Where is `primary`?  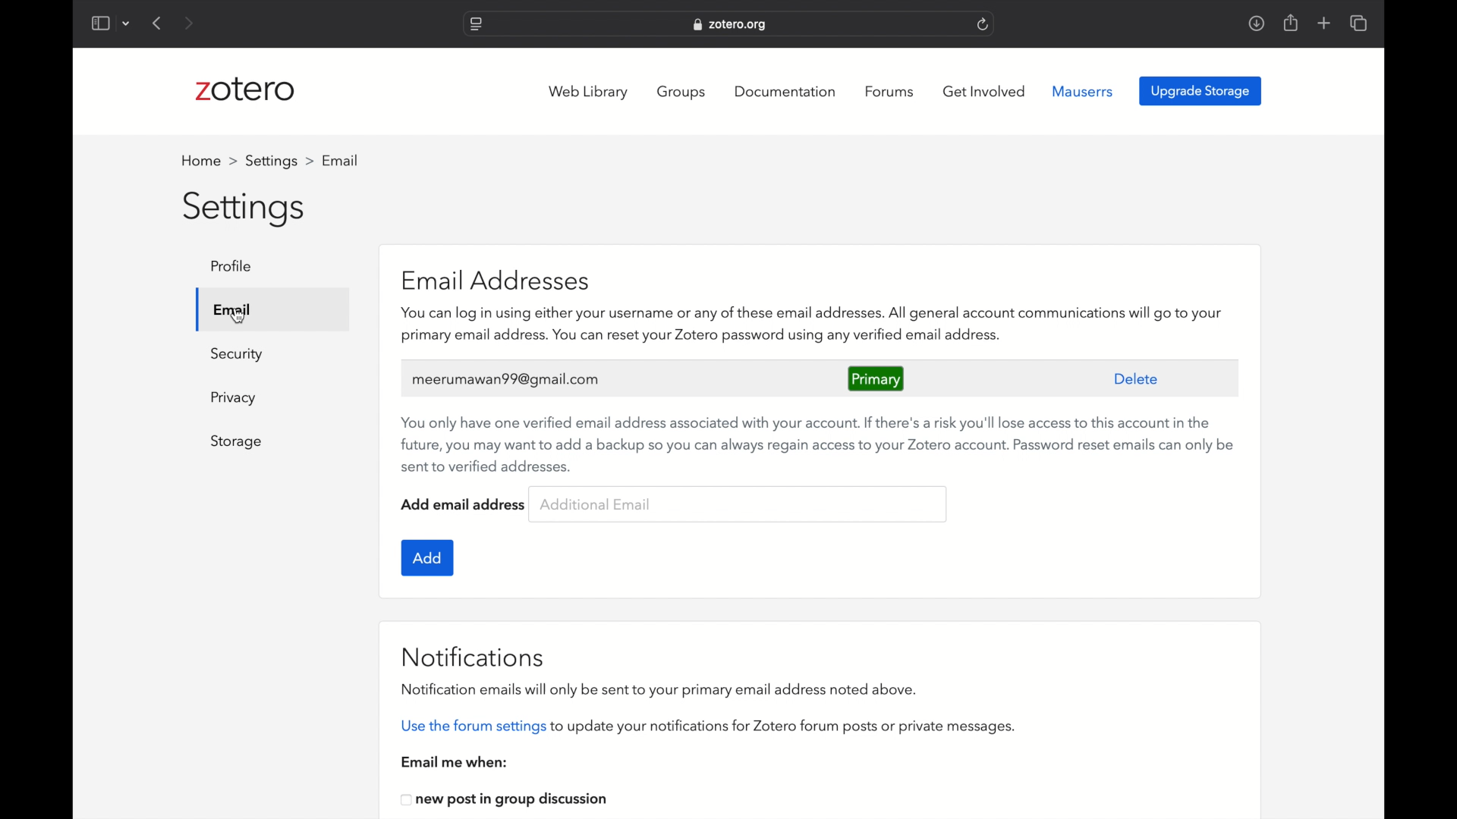
primary is located at coordinates (876, 379).